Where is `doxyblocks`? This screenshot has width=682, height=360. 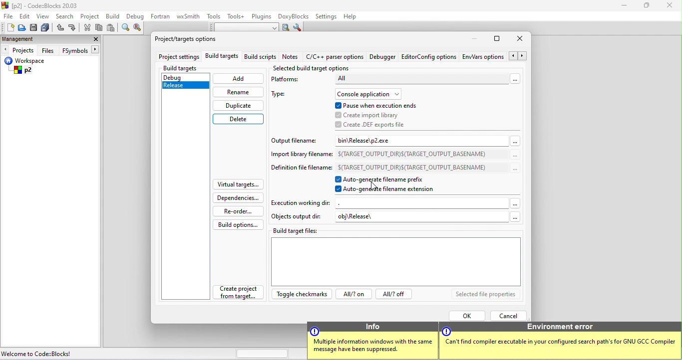 doxyblocks is located at coordinates (295, 16).